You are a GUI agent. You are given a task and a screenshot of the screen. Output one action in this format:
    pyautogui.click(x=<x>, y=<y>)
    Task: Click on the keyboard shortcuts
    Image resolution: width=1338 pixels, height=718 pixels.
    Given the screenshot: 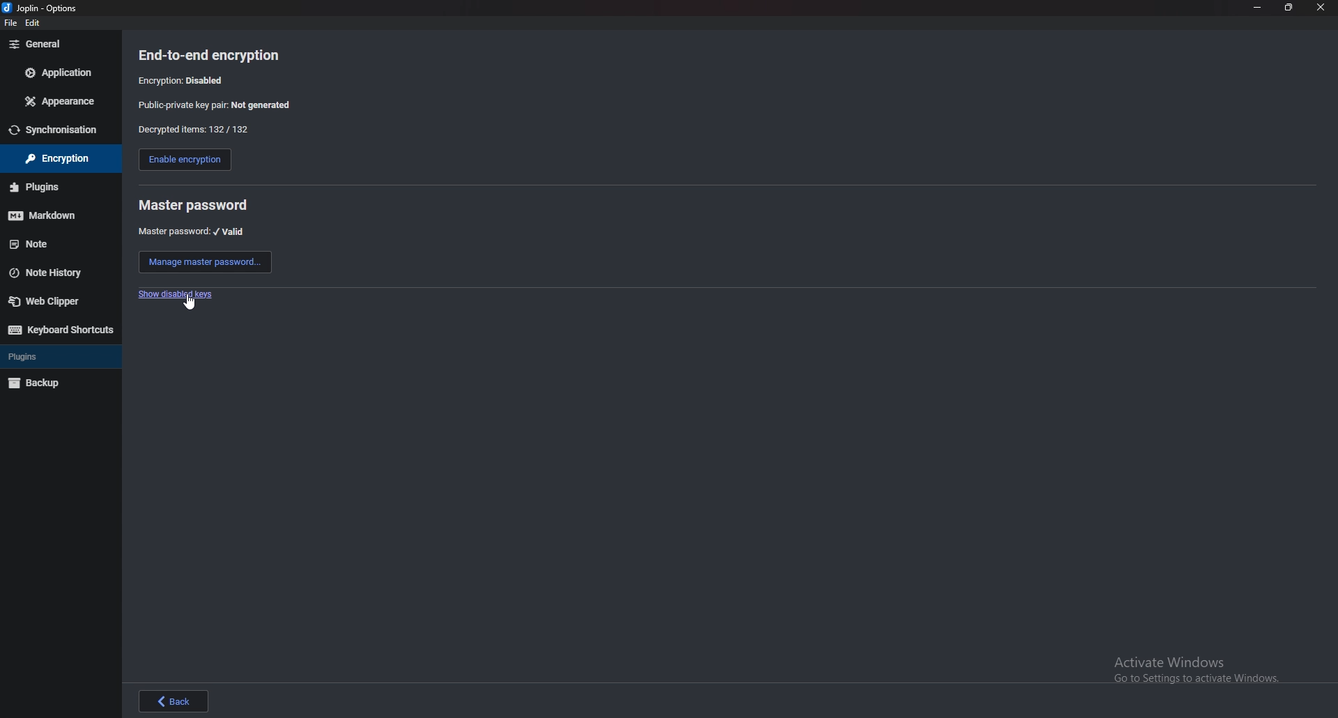 What is the action you would take?
    pyautogui.click(x=61, y=330)
    